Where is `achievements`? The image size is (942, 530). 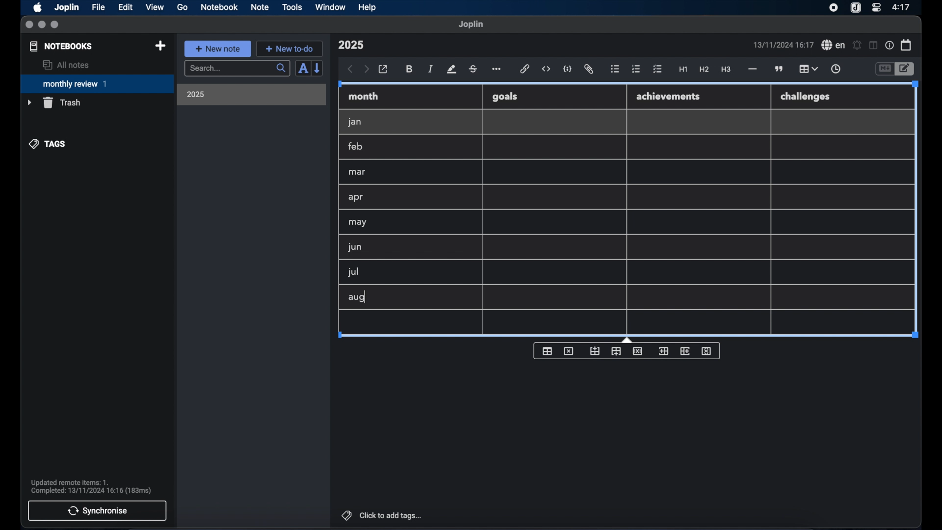
achievements is located at coordinates (669, 97).